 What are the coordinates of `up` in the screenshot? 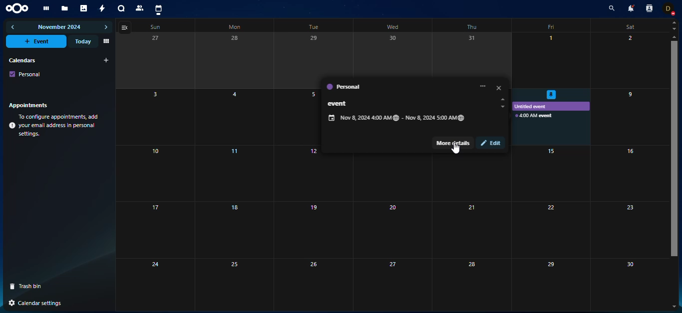 It's located at (504, 99).